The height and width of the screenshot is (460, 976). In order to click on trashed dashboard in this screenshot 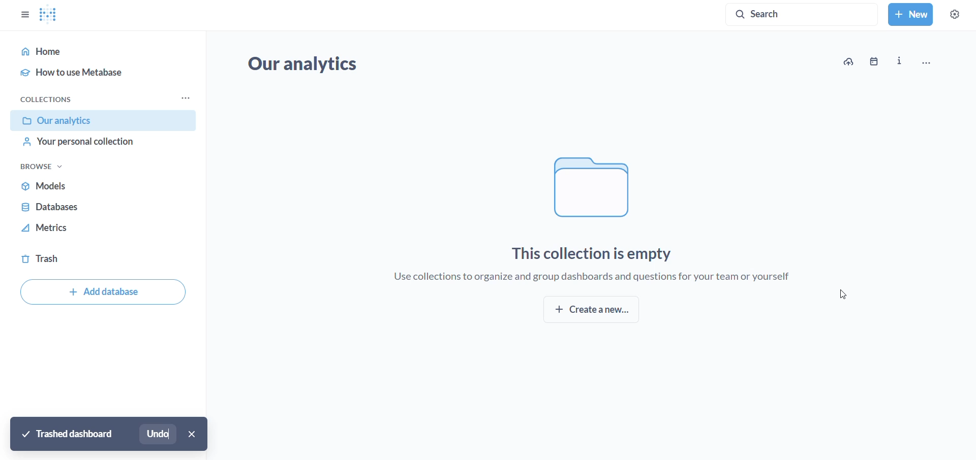, I will do `click(69, 434)`.